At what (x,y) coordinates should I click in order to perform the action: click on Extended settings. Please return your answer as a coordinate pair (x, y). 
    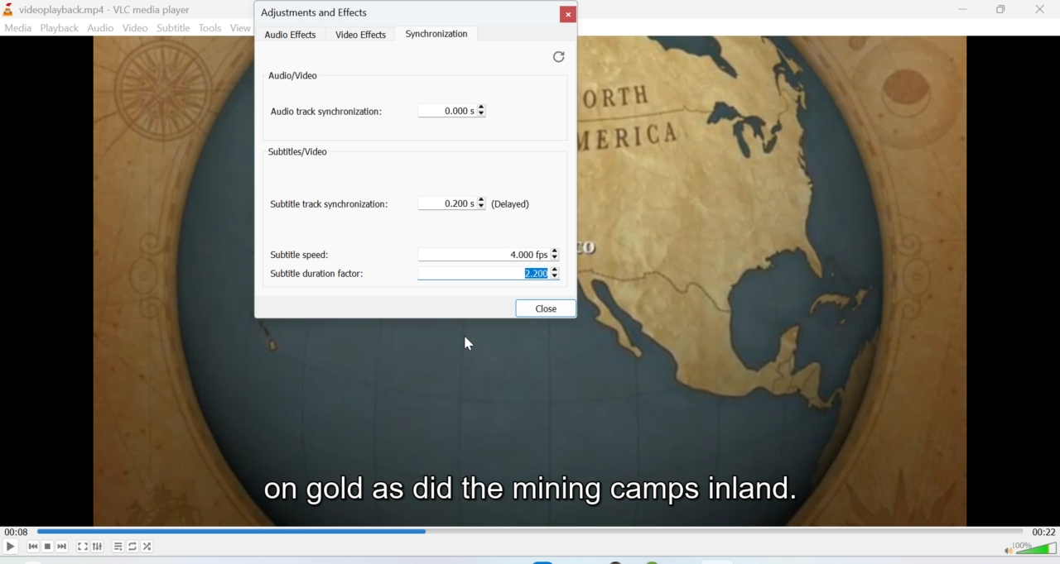
    Looking at the image, I should click on (98, 547).